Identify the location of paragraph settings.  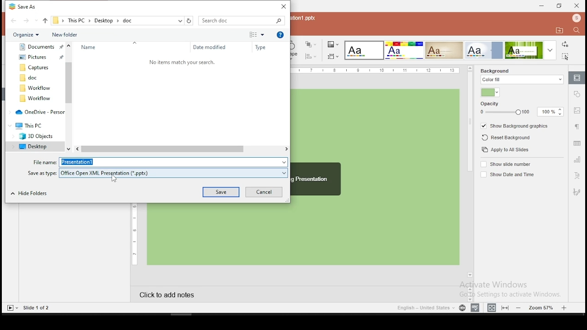
(578, 128).